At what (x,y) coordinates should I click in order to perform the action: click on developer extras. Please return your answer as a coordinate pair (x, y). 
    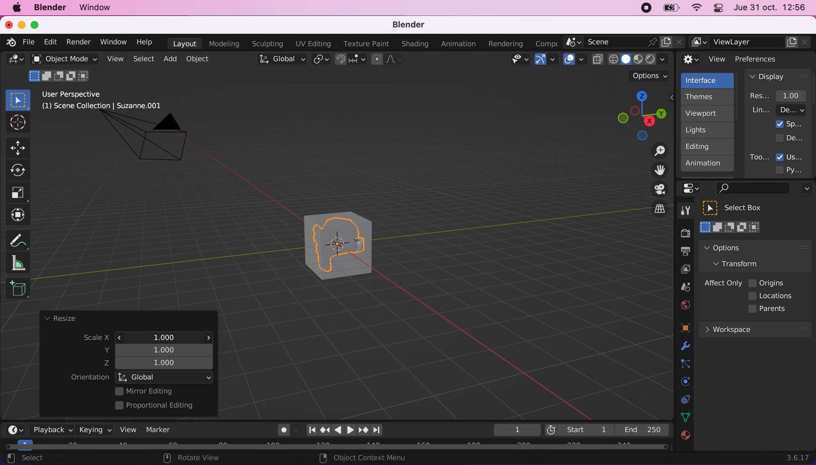
    Looking at the image, I should click on (790, 138).